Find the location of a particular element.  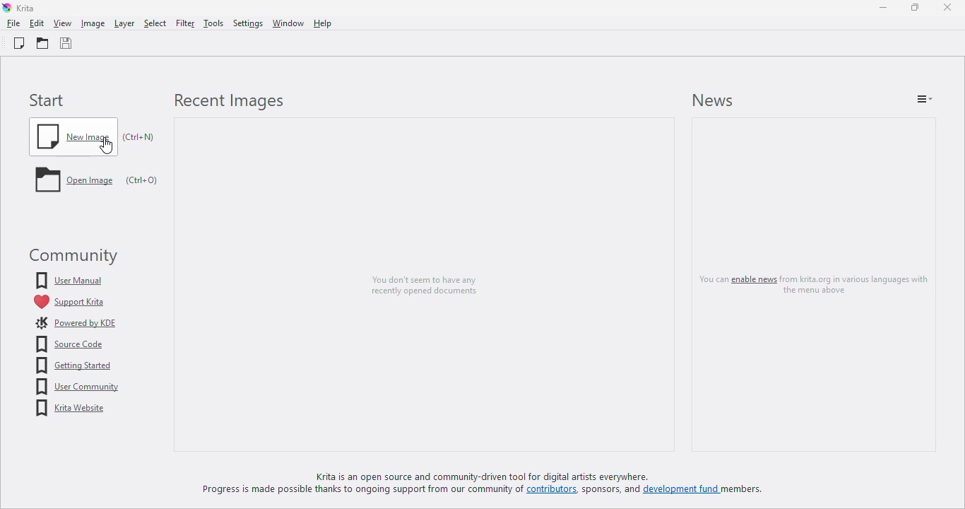

tools is located at coordinates (213, 23).